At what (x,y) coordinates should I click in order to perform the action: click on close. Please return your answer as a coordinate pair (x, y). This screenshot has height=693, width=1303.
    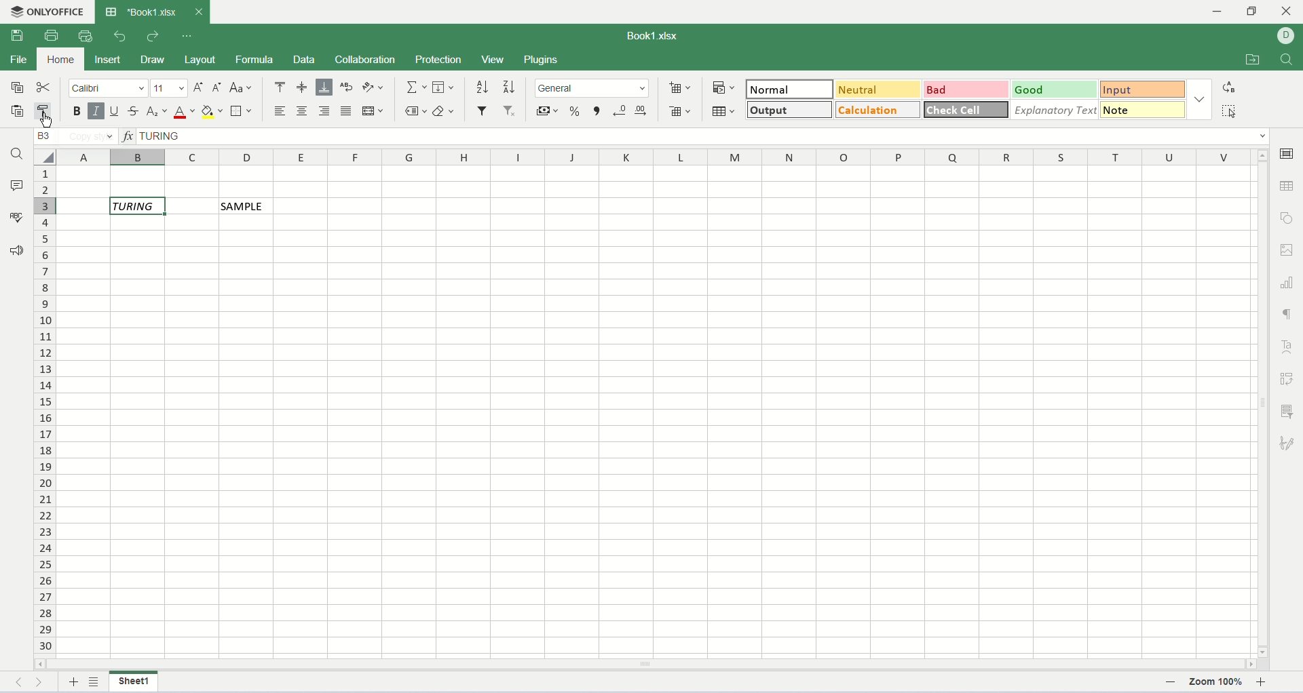
    Looking at the image, I should click on (1287, 14).